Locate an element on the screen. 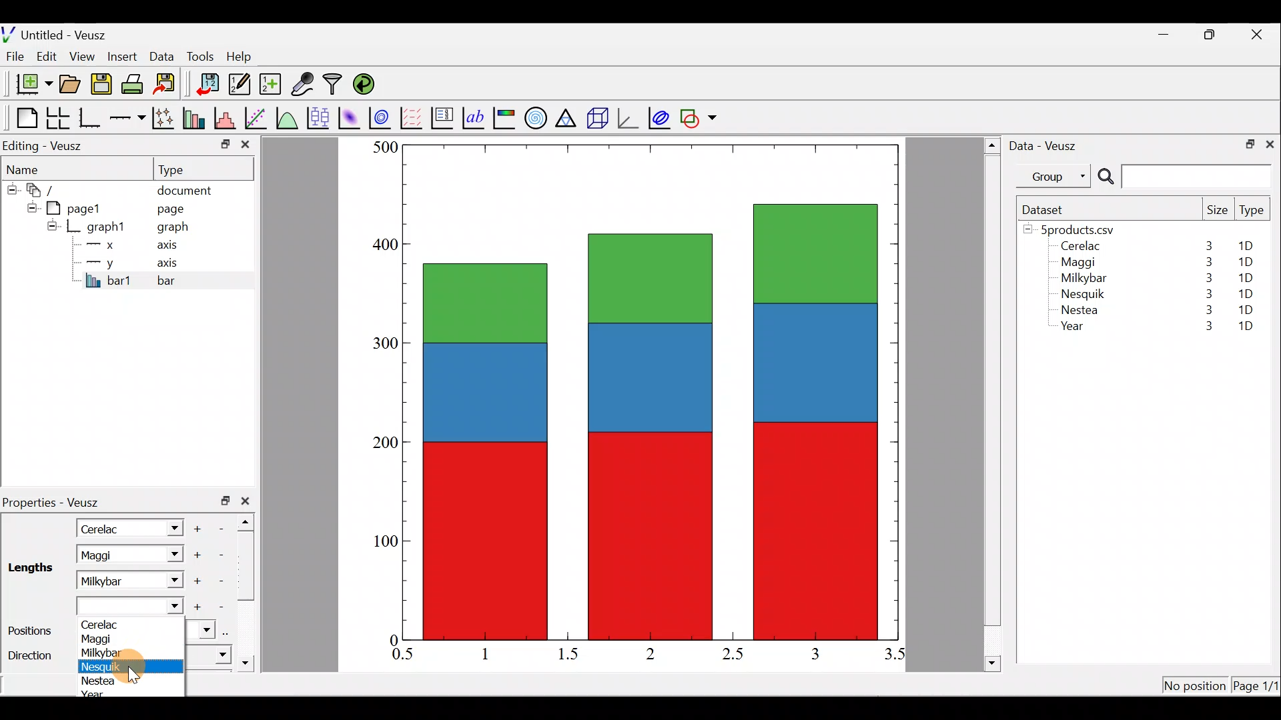 The height and width of the screenshot is (720, 1281). direction dropdown is located at coordinates (209, 655).